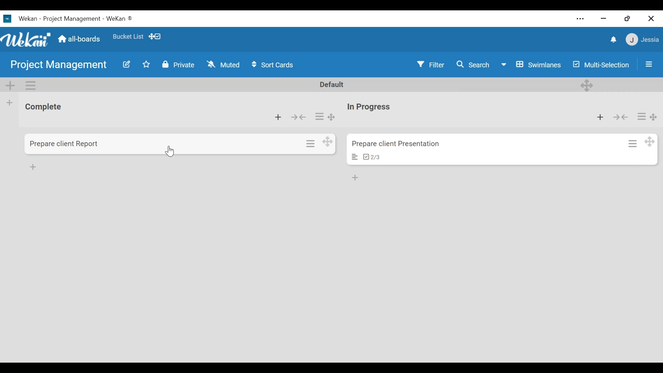 Image resolution: width=663 pixels, height=373 pixels. Describe the element at coordinates (602, 117) in the screenshot. I see `Add card to the top of the list` at that location.